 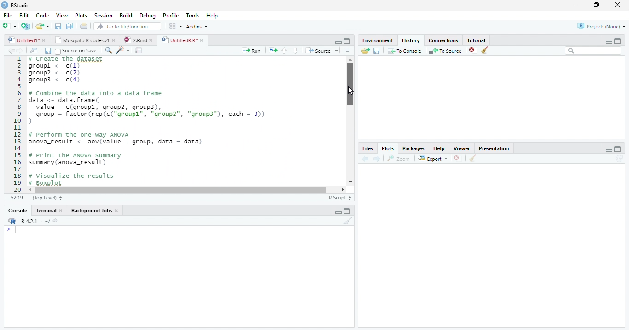 What do you see at coordinates (349, 121) in the screenshot?
I see `Scrollbar` at bounding box center [349, 121].